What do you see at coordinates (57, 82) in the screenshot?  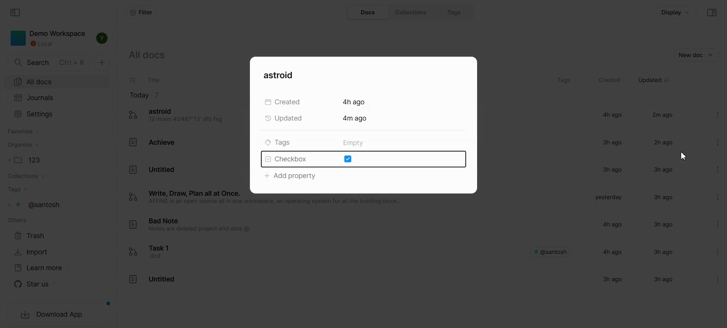 I see `All docs` at bounding box center [57, 82].